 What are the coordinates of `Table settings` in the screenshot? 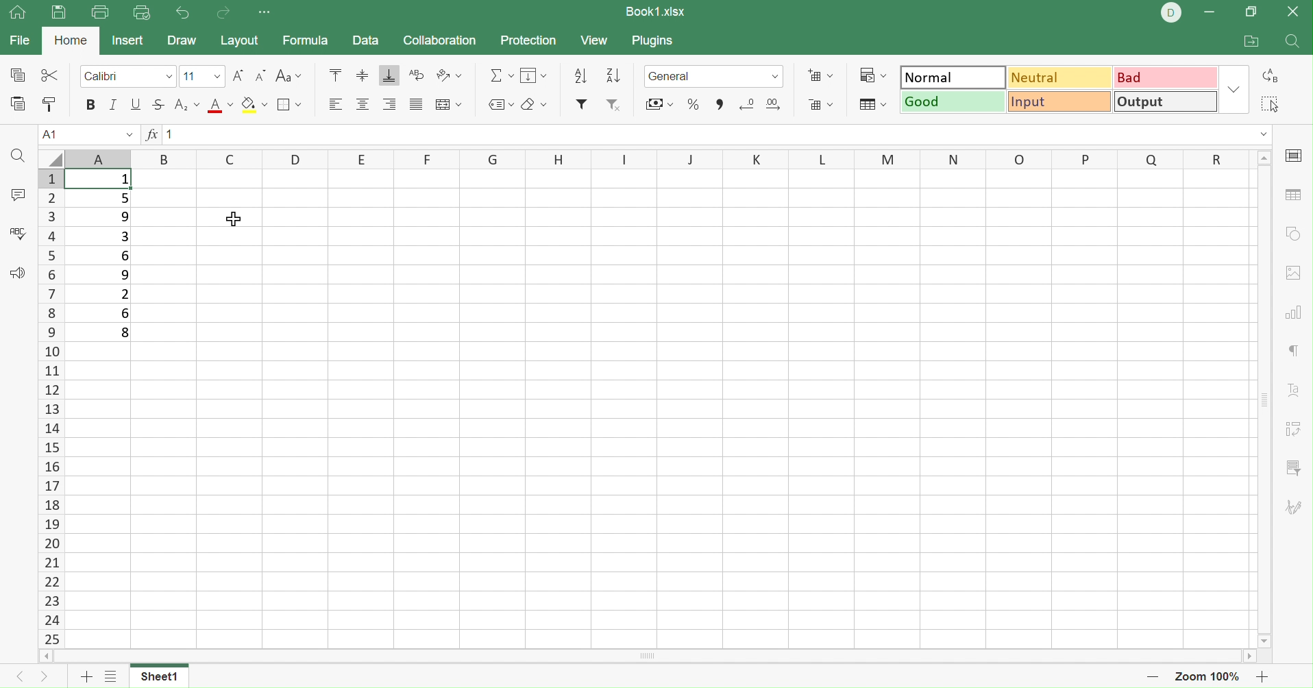 It's located at (1292, 194).